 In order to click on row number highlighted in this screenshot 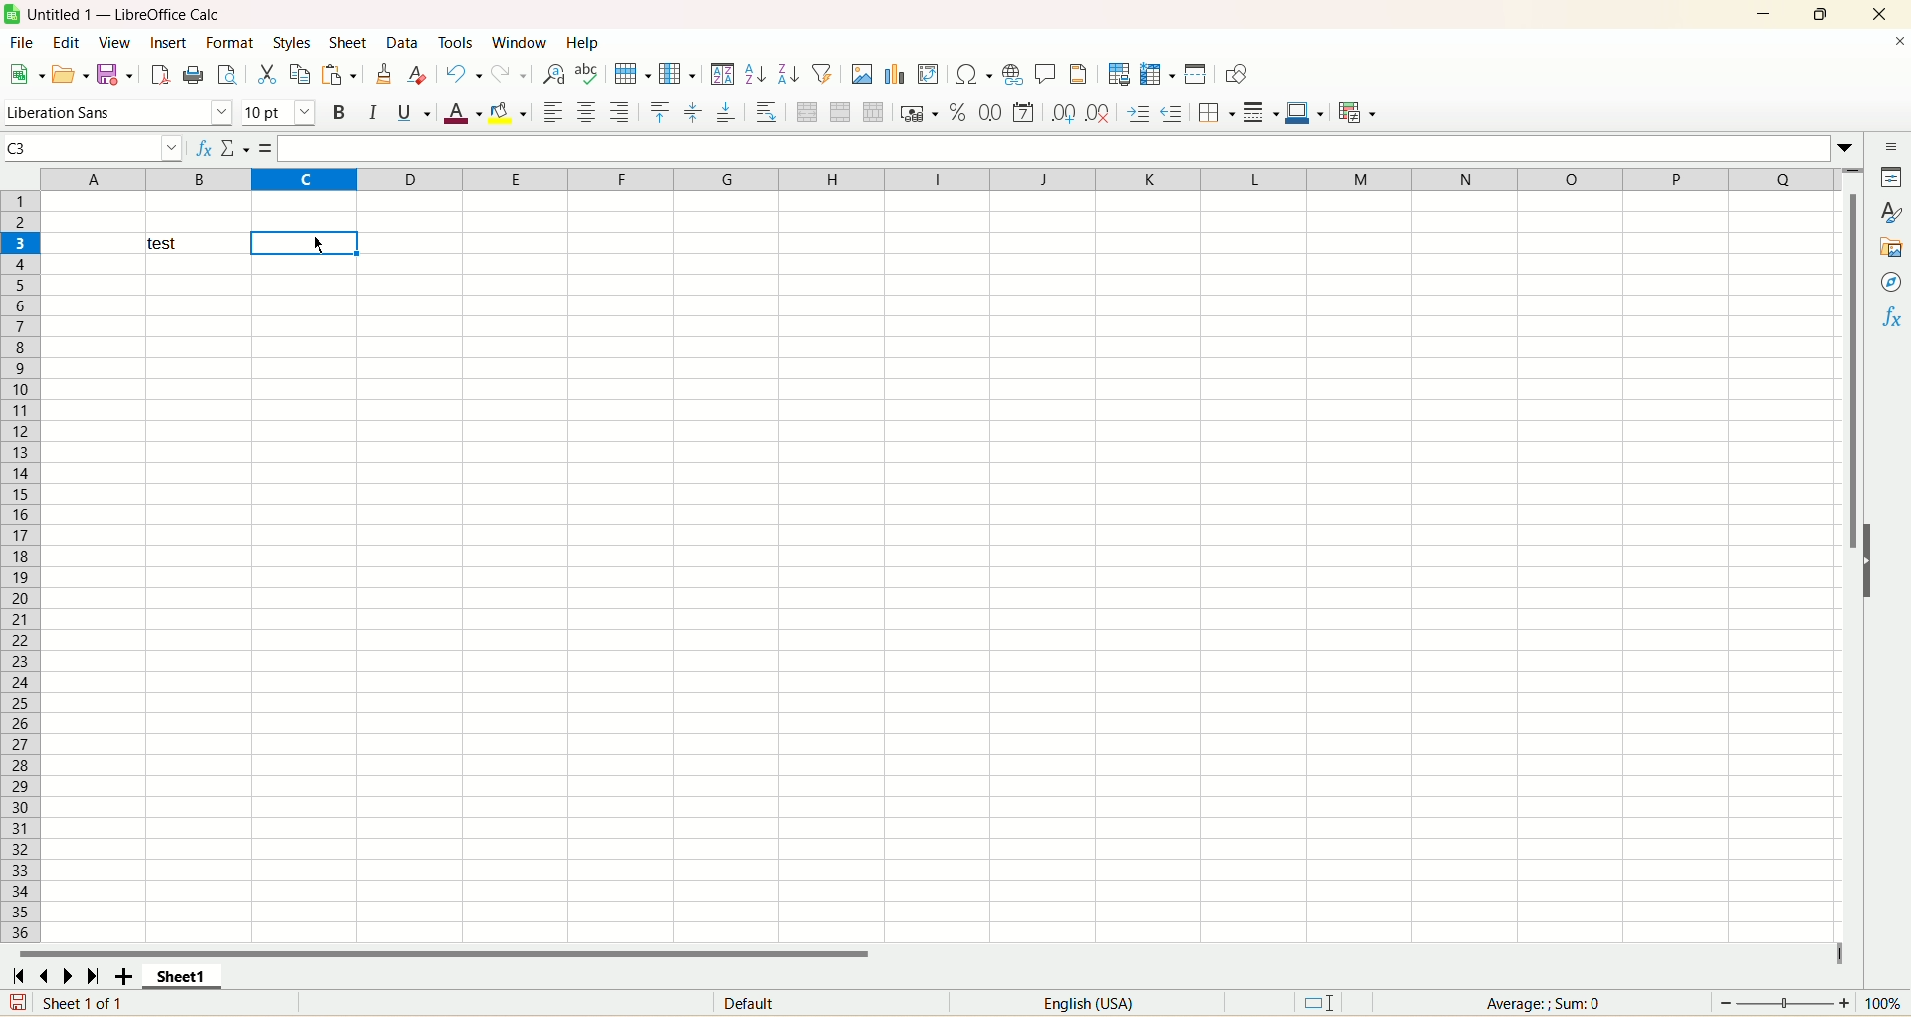, I will do `click(20, 244)`.